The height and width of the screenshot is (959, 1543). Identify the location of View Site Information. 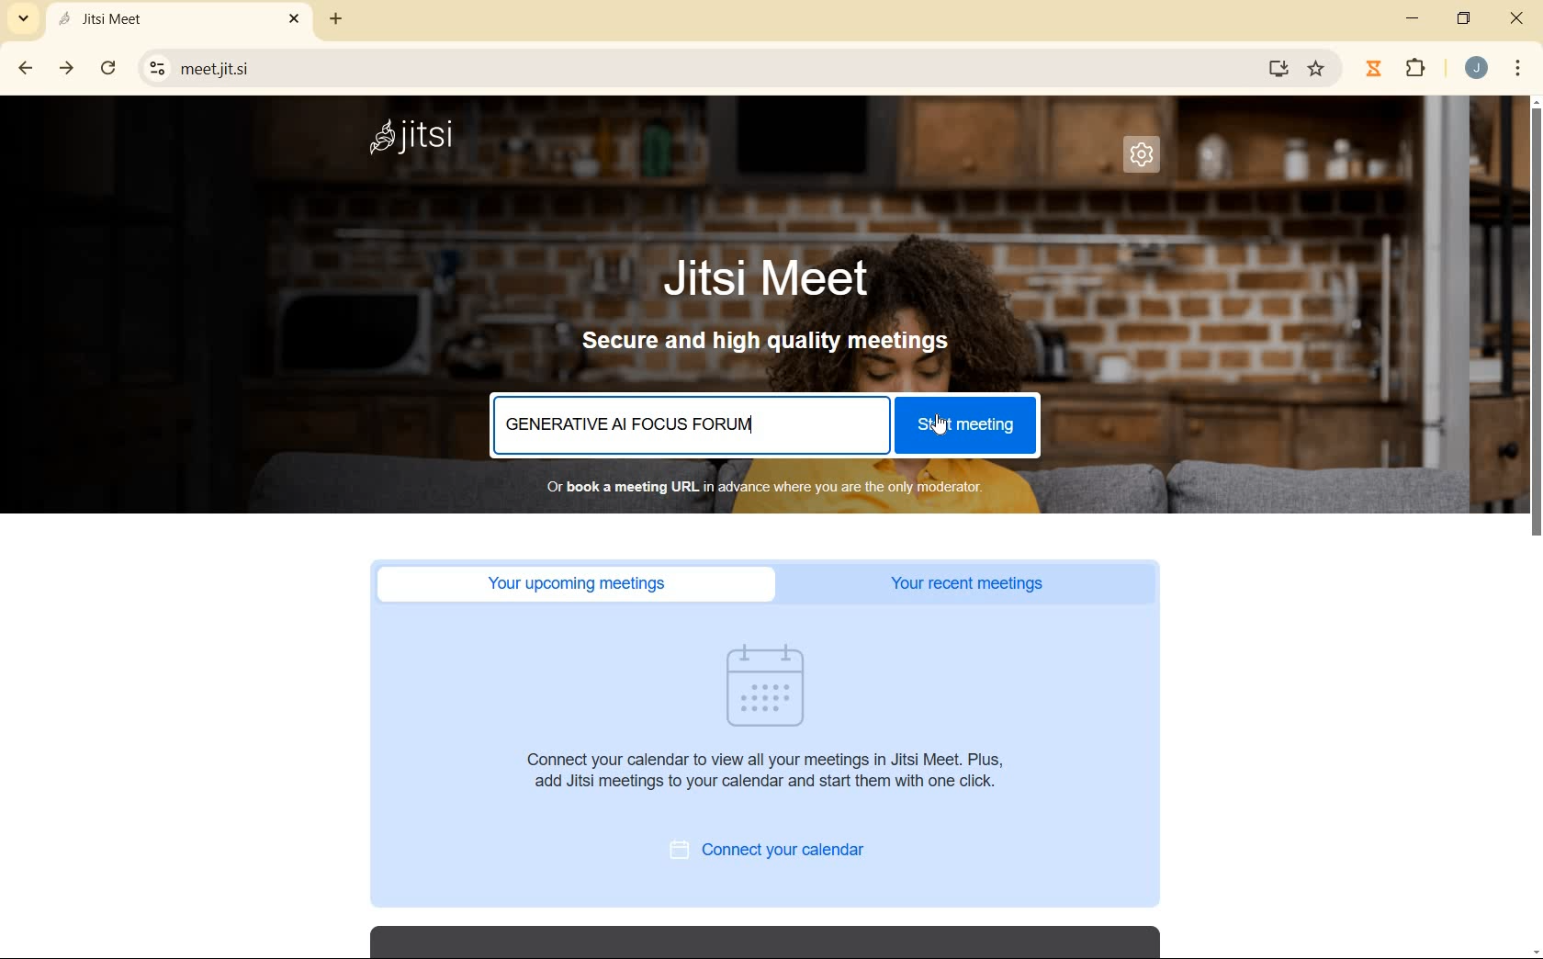
(158, 69).